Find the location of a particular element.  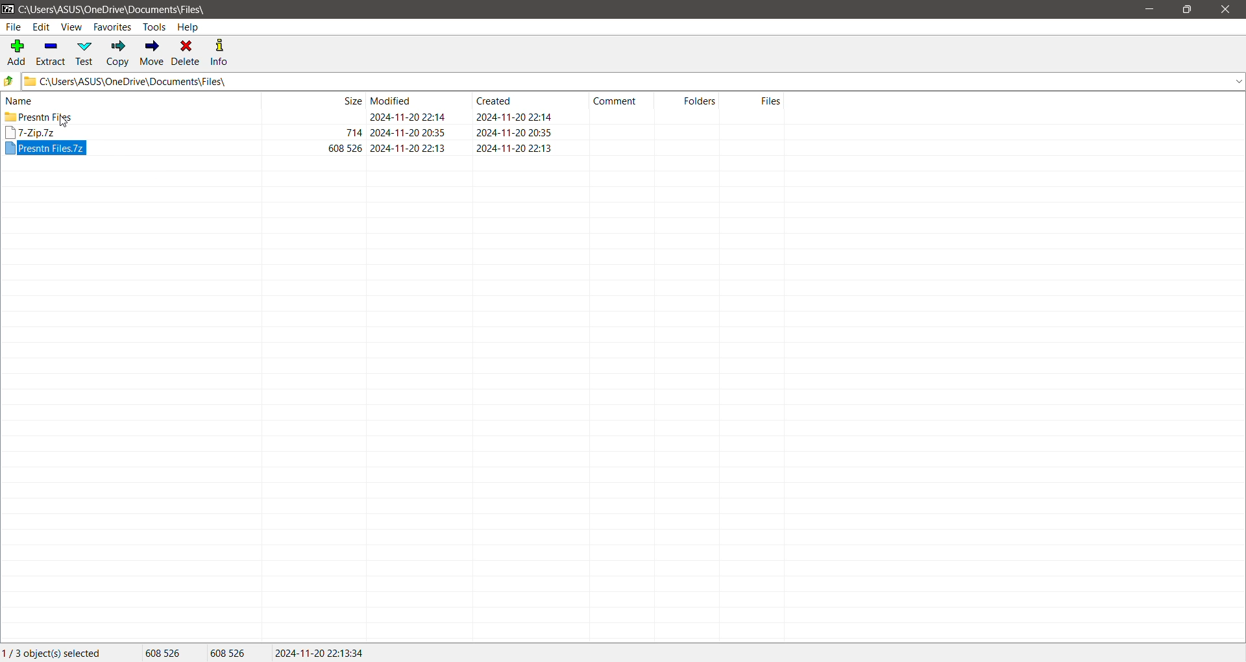

Total size of file(s) selected is located at coordinates (164, 653).